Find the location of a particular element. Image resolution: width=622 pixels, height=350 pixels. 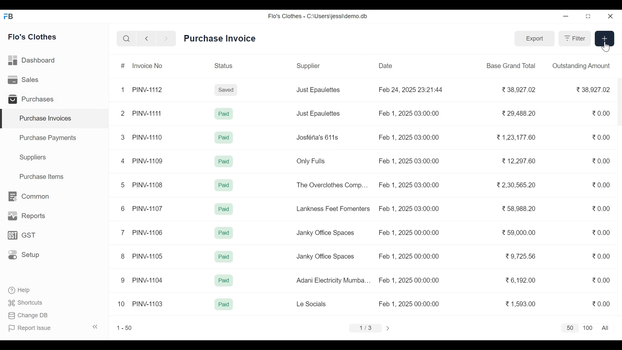

6 is located at coordinates (123, 208).